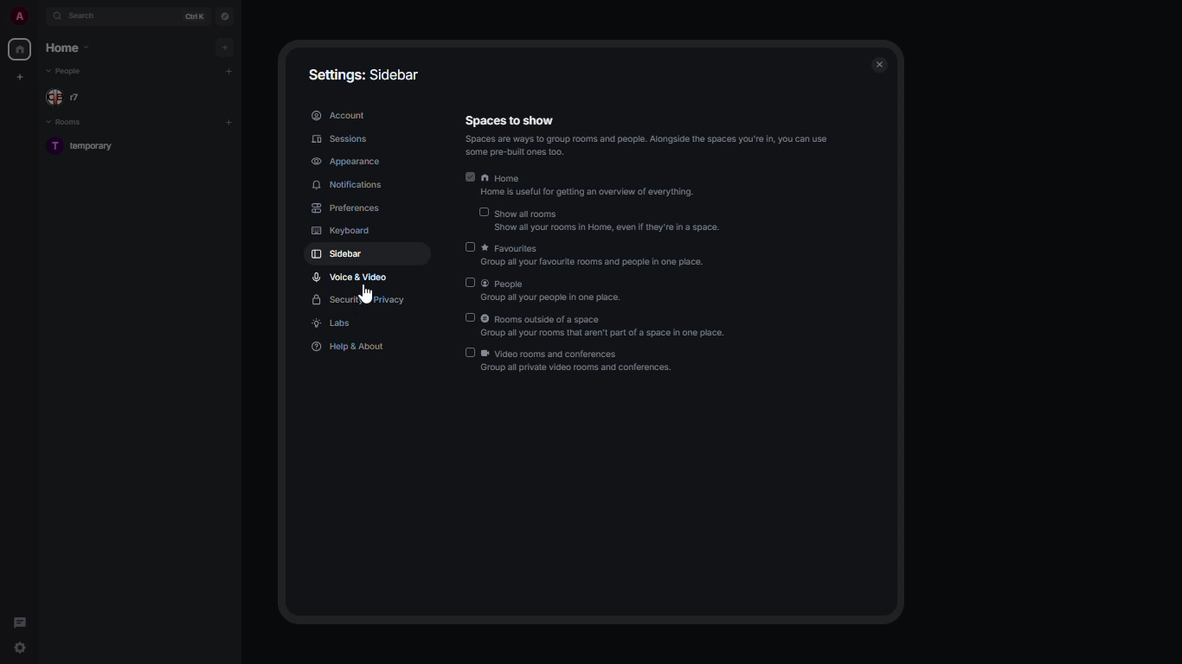  What do you see at coordinates (877, 64) in the screenshot?
I see `close` at bounding box center [877, 64].